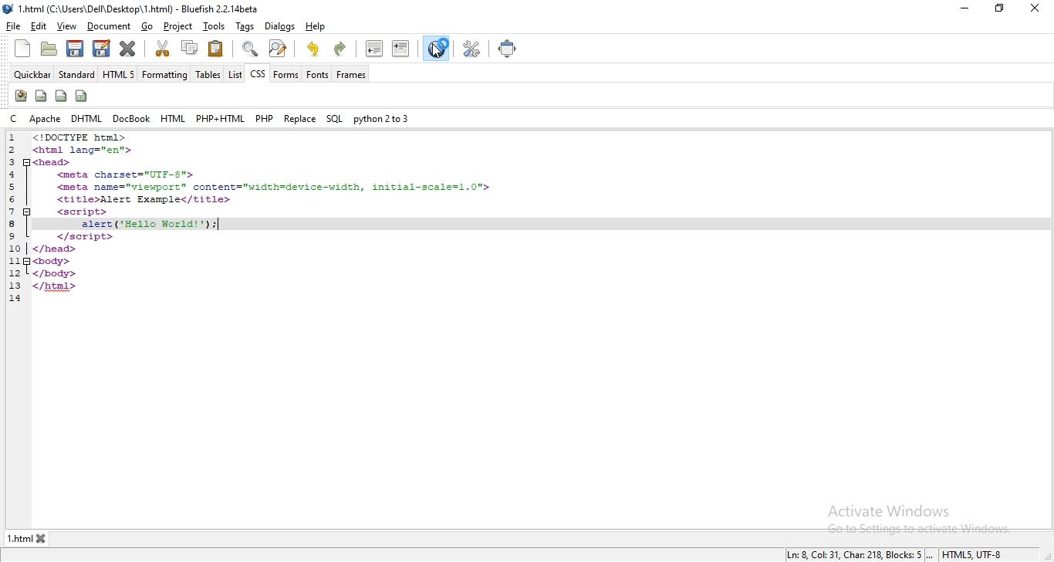  What do you see at coordinates (150, 224) in the screenshot?
I see `added function "alert ('Hello World!'):;"` at bounding box center [150, 224].